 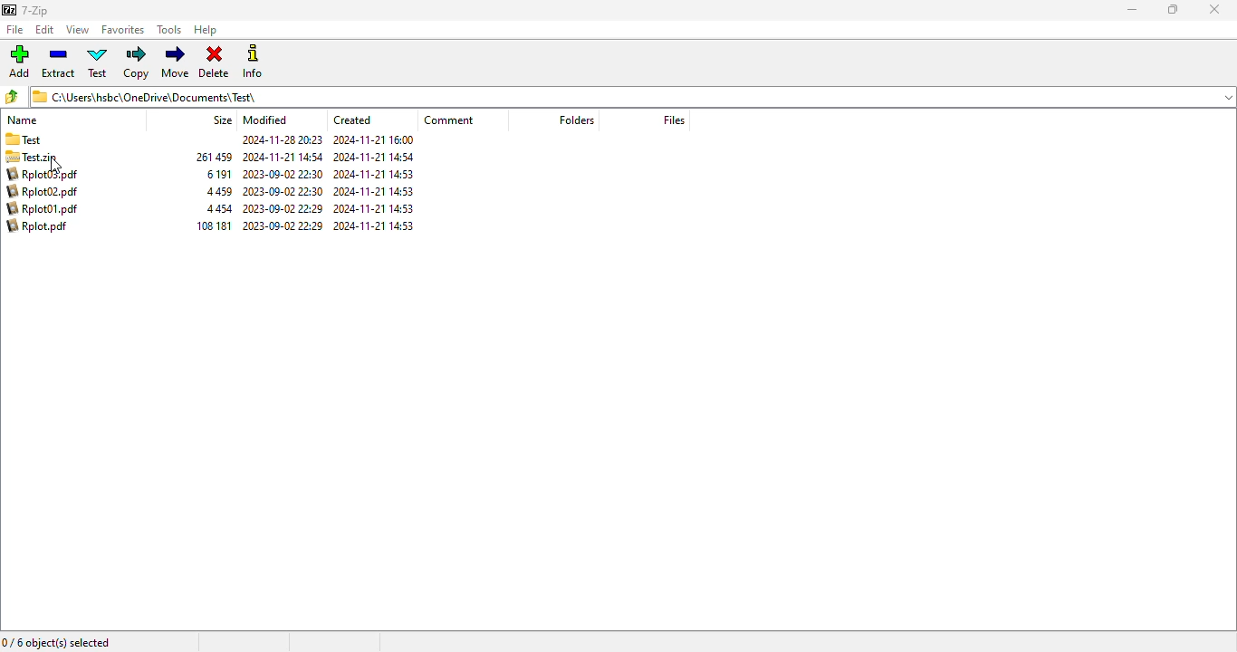 What do you see at coordinates (266, 120) in the screenshot?
I see `modified` at bounding box center [266, 120].